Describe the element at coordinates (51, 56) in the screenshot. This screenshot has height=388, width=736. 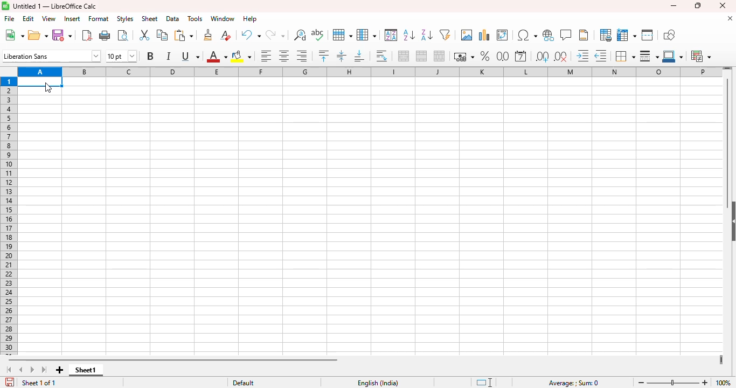
I see `font name` at that location.